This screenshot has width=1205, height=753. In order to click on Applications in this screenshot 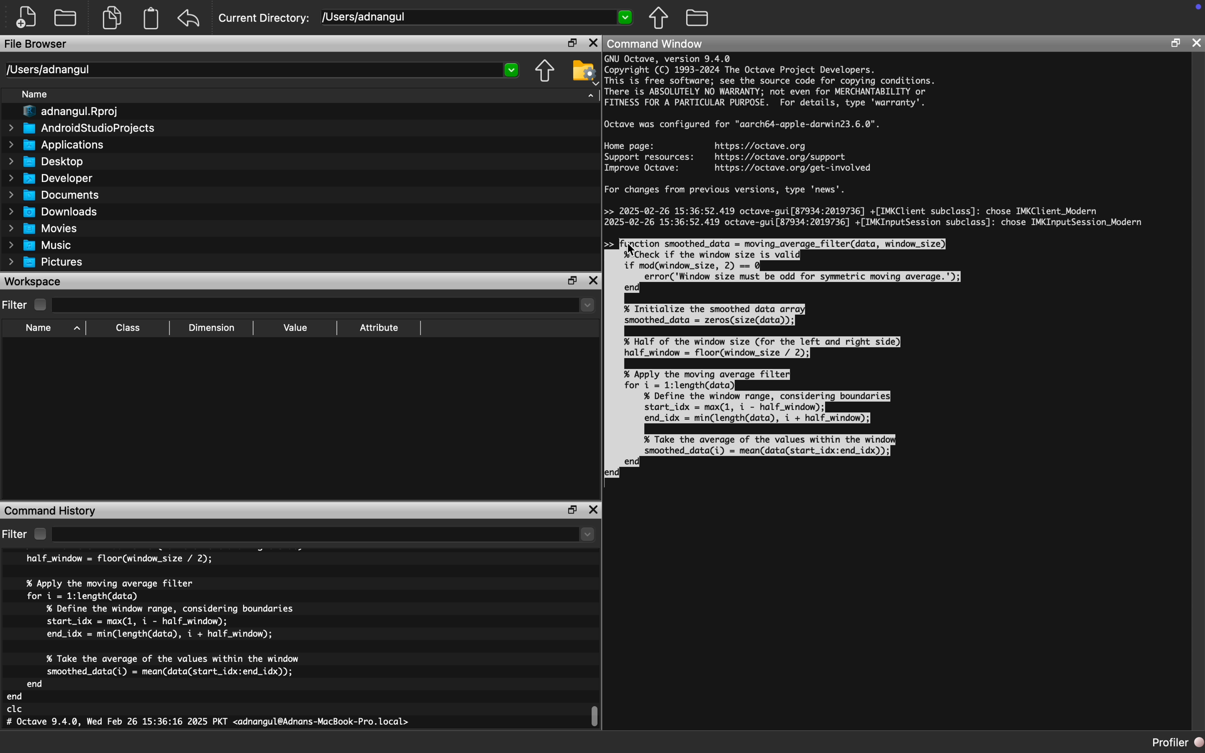, I will do `click(56, 146)`.